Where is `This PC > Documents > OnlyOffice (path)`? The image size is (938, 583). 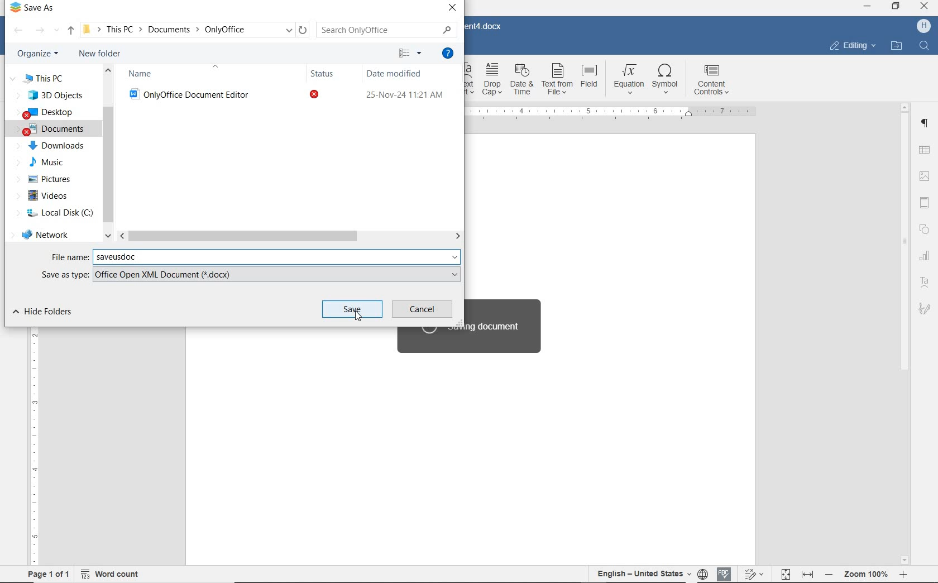
This PC > Documents > OnlyOffice (path) is located at coordinates (188, 32).